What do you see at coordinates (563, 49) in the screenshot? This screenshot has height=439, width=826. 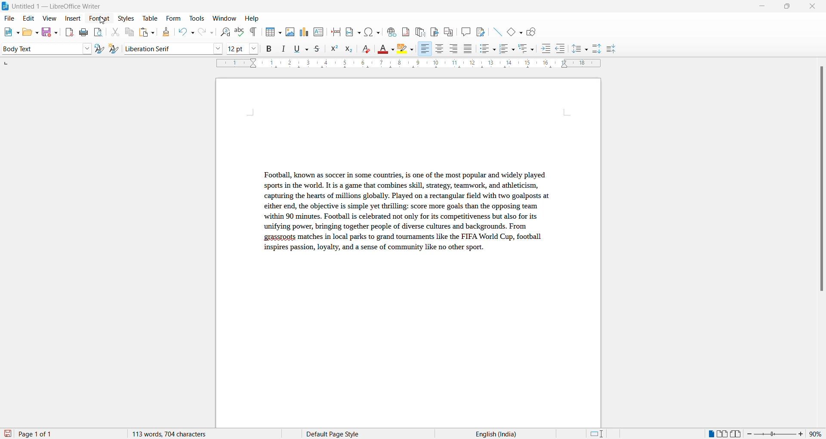 I see `decrease indent` at bounding box center [563, 49].